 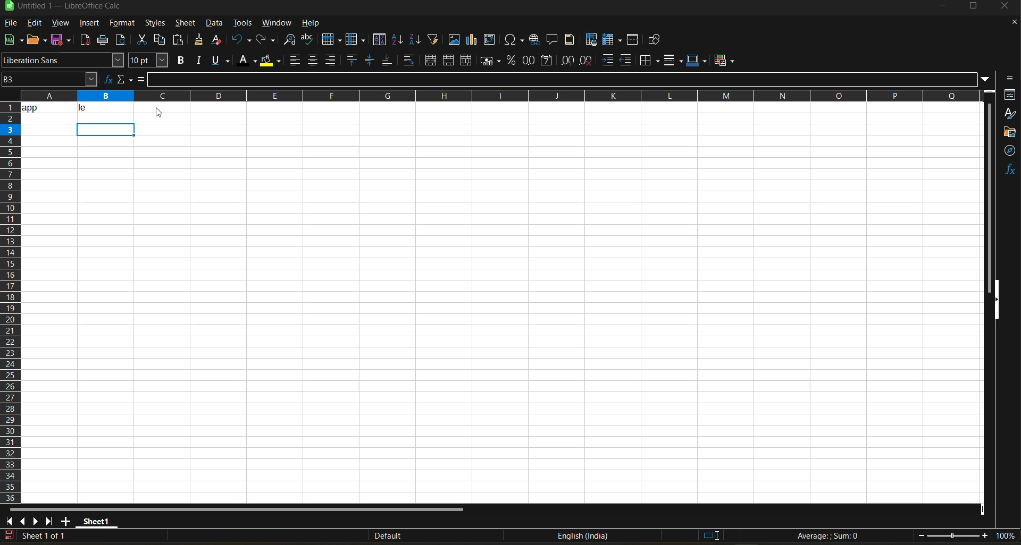 What do you see at coordinates (953, 536) in the screenshot?
I see `zoom slider` at bounding box center [953, 536].